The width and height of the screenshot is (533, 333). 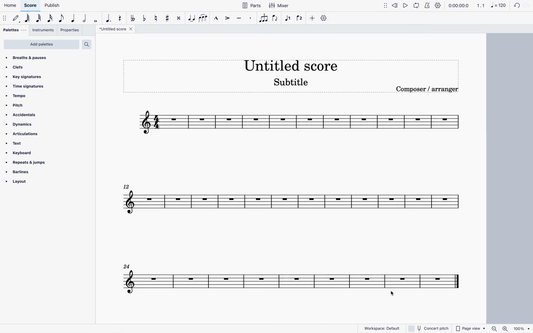 What do you see at coordinates (25, 85) in the screenshot?
I see `time signatures` at bounding box center [25, 85].